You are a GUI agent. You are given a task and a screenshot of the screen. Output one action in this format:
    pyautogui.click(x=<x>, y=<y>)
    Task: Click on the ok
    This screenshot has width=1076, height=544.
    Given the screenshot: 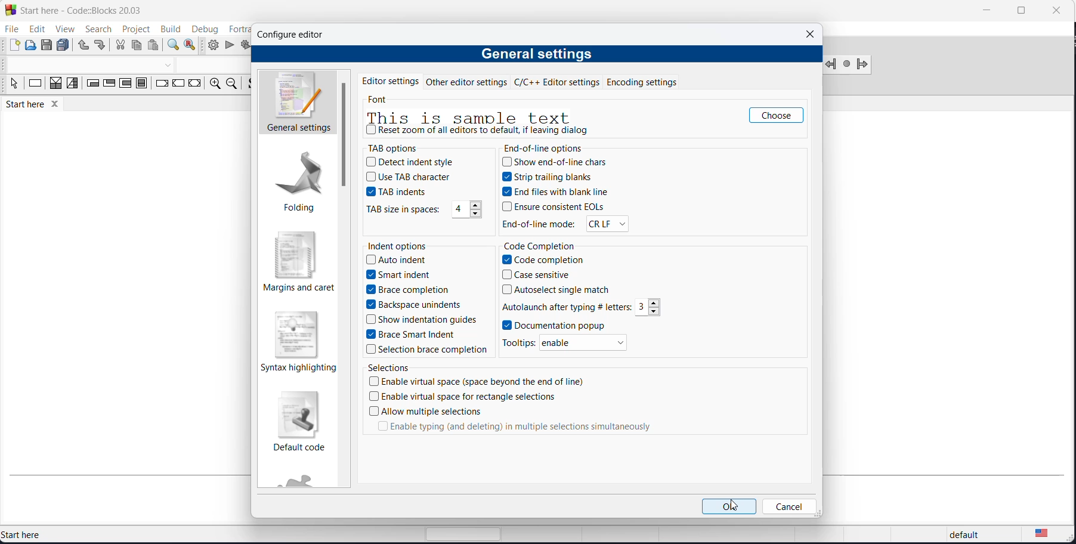 What is the action you would take?
    pyautogui.click(x=731, y=506)
    